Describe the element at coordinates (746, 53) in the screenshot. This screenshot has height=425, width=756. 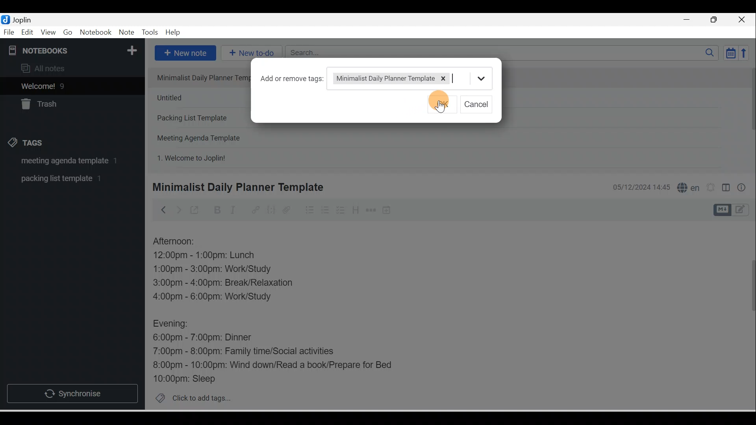
I see `Reverse sort` at that location.